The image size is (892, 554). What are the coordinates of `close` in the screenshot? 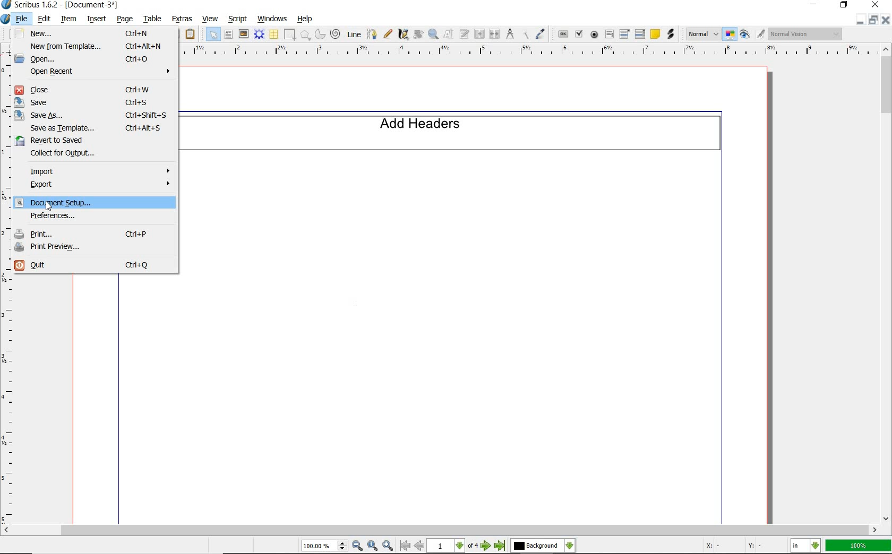 It's located at (887, 20).